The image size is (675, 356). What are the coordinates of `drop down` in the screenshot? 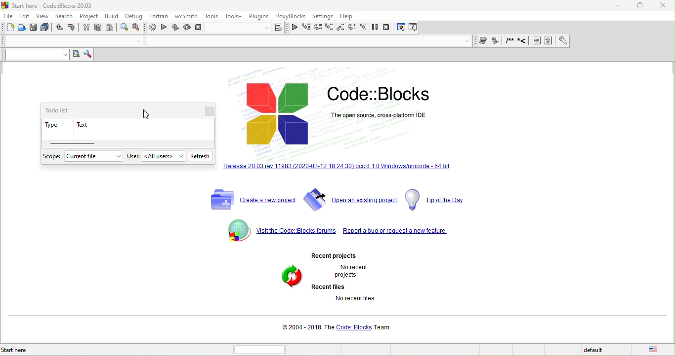 It's located at (139, 42).